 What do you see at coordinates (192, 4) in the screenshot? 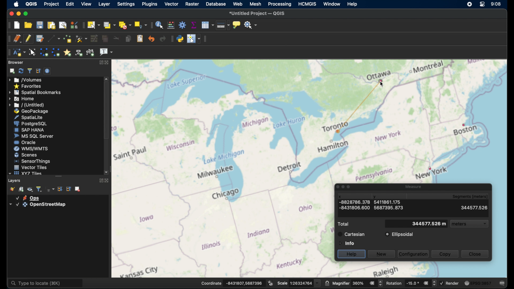
I see `raster` at bounding box center [192, 4].